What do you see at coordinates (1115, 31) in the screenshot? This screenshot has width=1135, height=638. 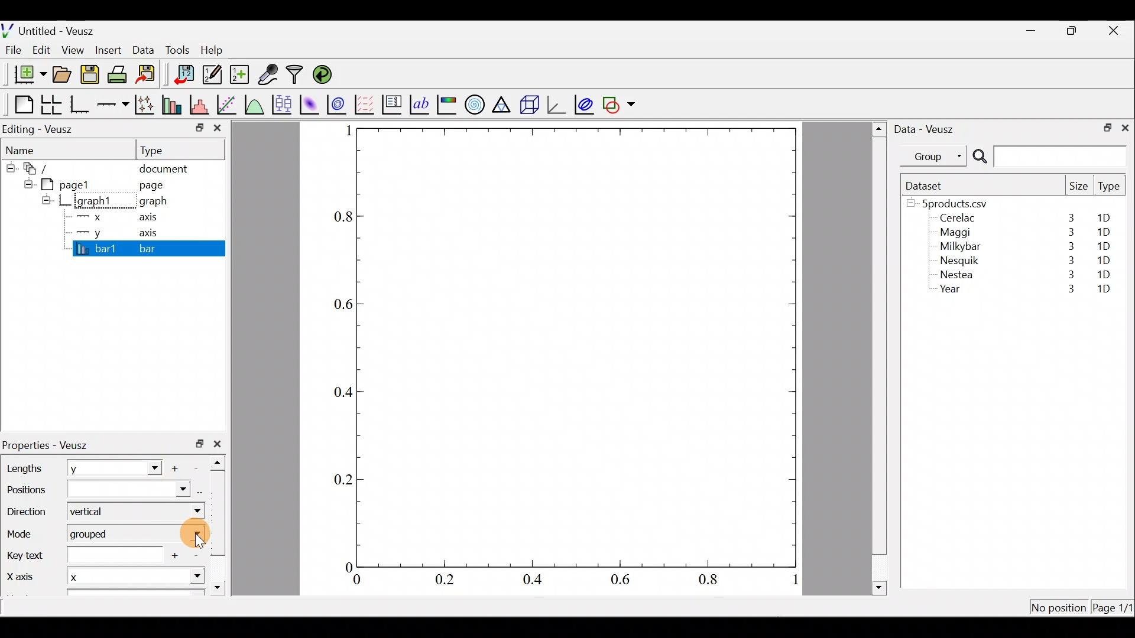 I see `close` at bounding box center [1115, 31].